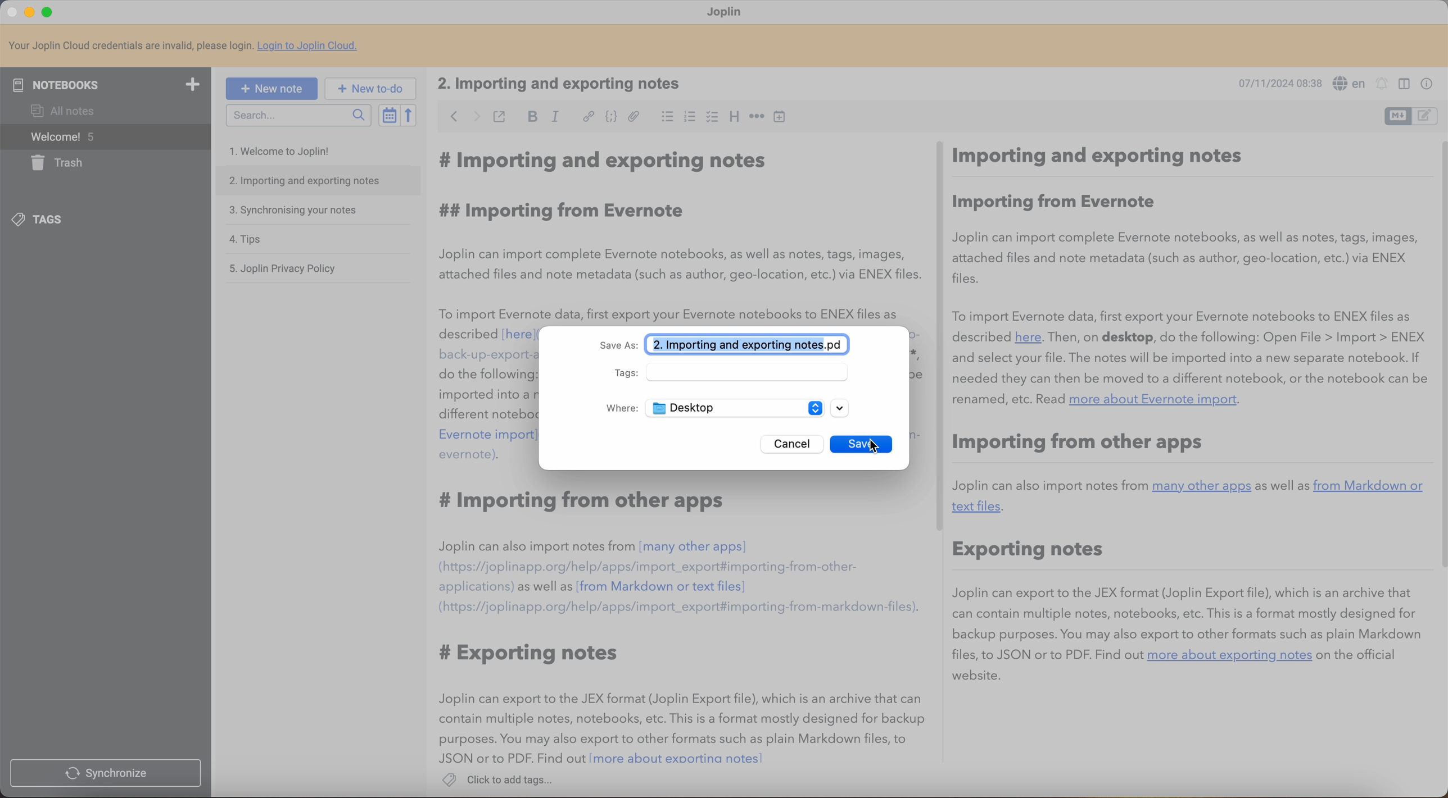 The image size is (1448, 798). I want to click on cancel, so click(789, 444).